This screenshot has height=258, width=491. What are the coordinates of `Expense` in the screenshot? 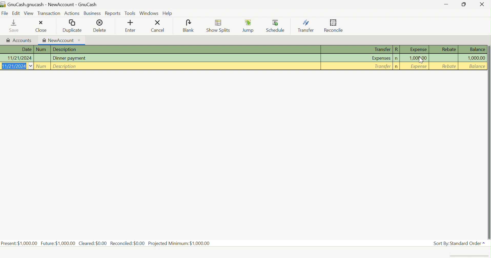 It's located at (417, 50).